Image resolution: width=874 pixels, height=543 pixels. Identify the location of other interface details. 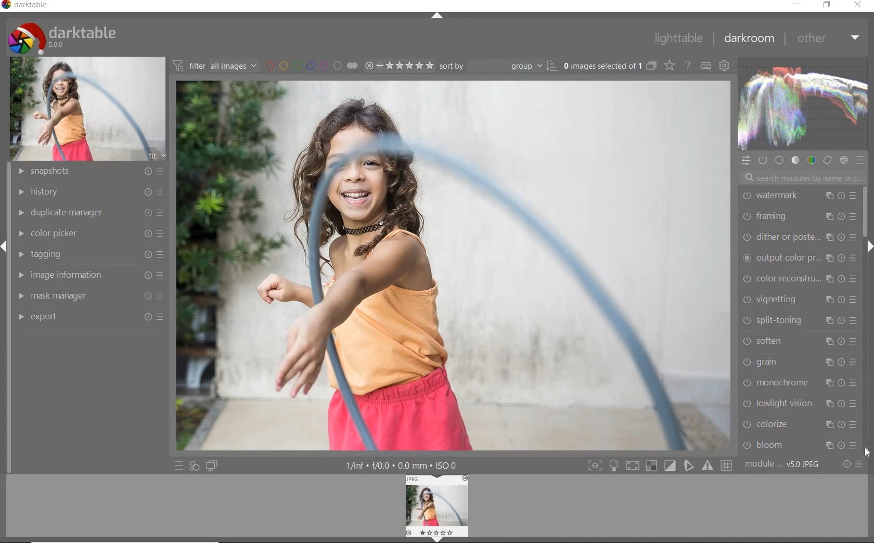
(403, 466).